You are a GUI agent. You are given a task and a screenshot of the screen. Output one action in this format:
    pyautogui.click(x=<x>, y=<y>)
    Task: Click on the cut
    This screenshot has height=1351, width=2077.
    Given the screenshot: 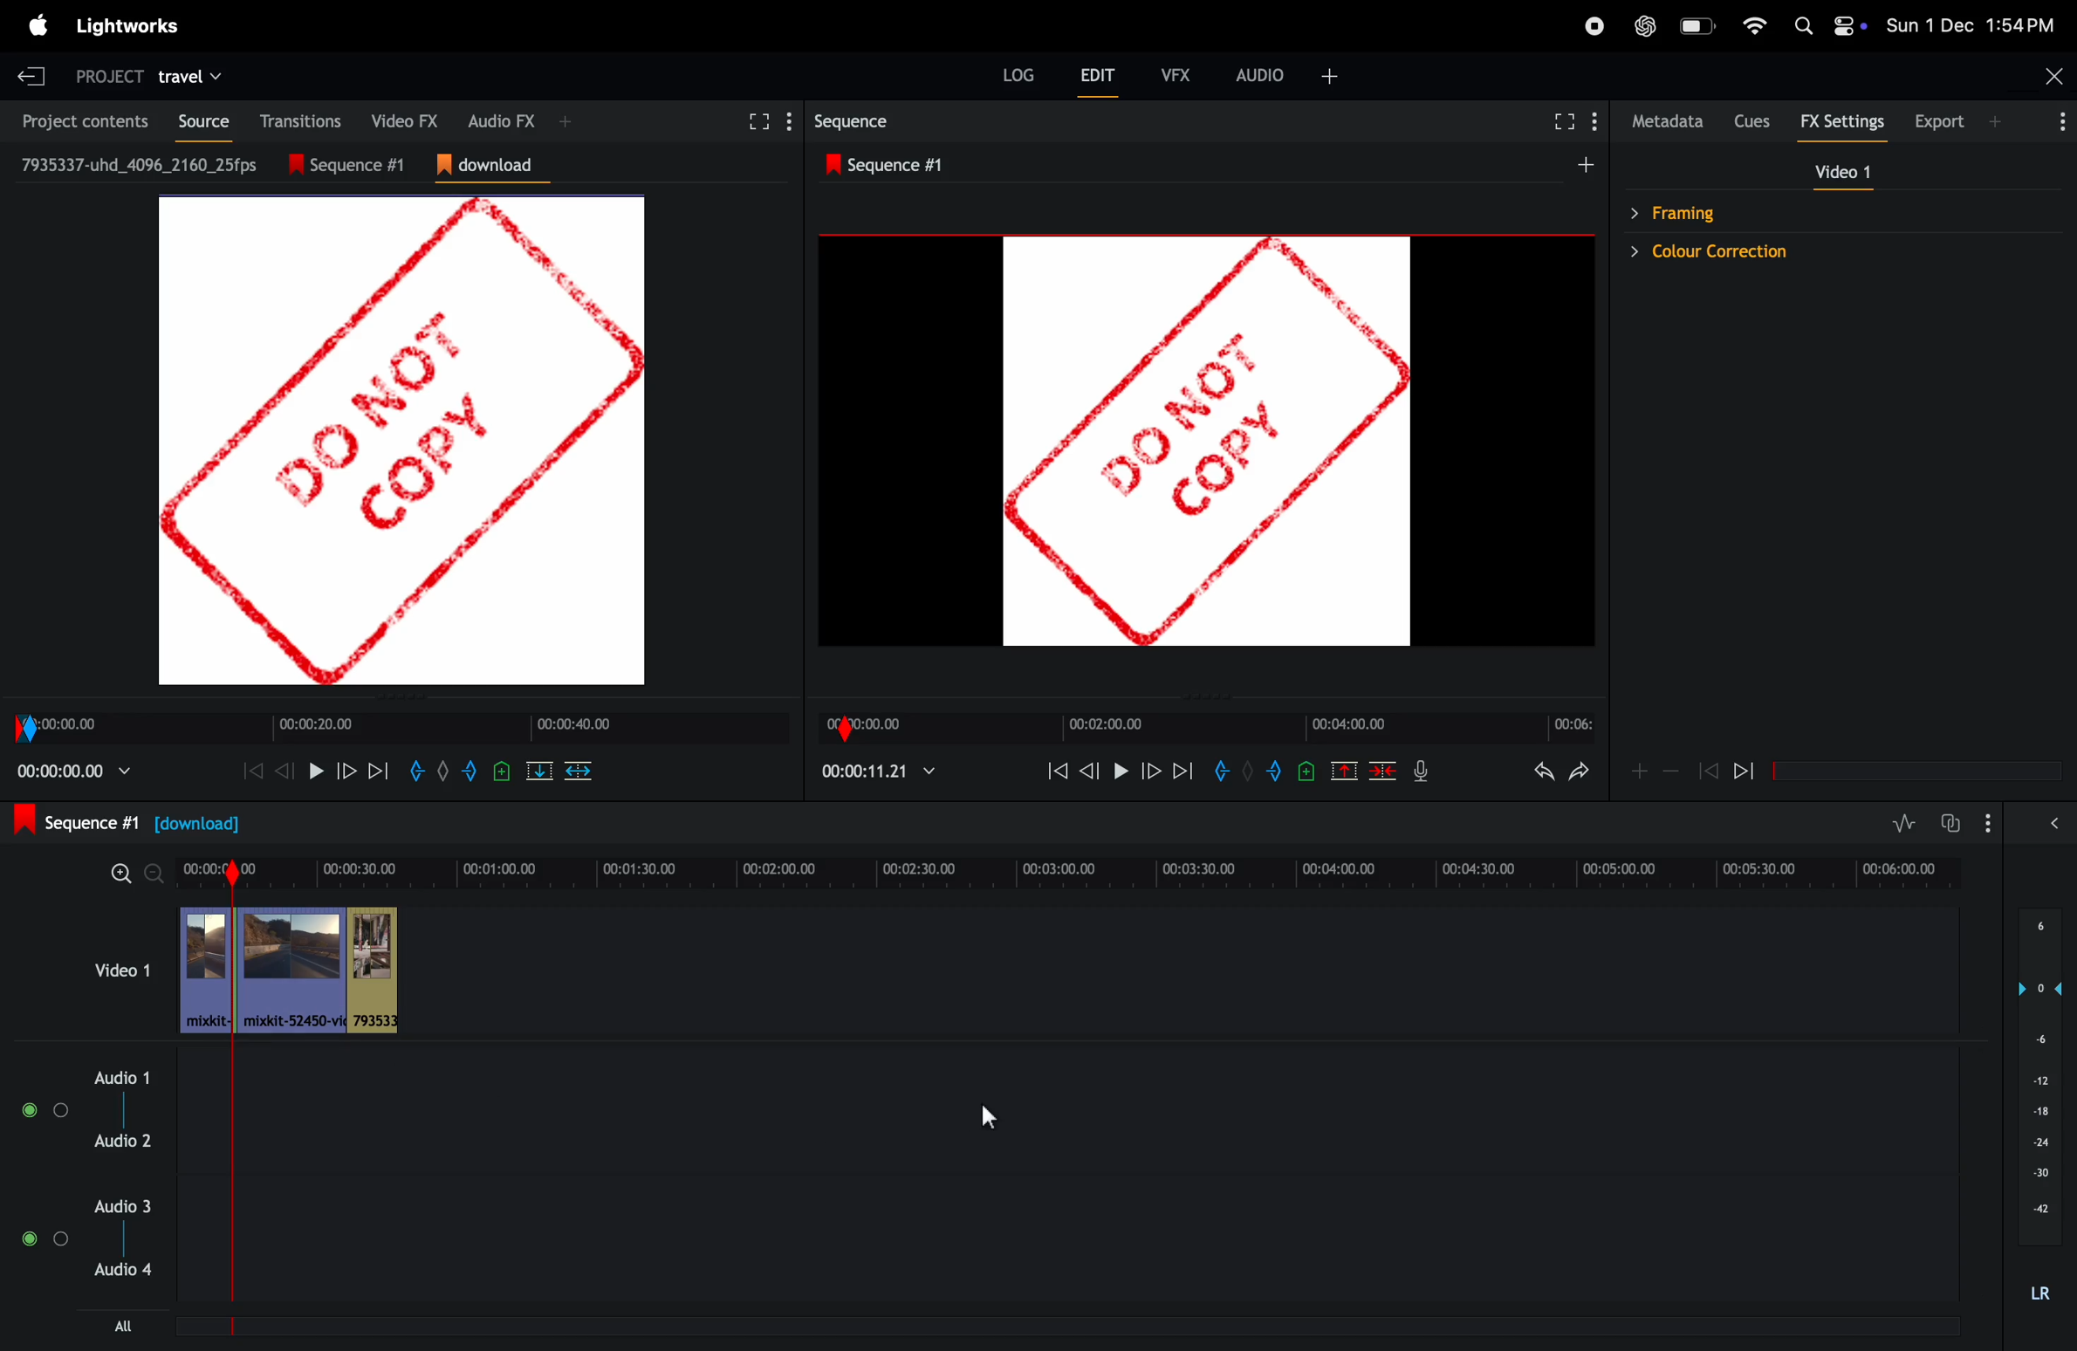 What is the action you would take?
    pyautogui.click(x=539, y=771)
    